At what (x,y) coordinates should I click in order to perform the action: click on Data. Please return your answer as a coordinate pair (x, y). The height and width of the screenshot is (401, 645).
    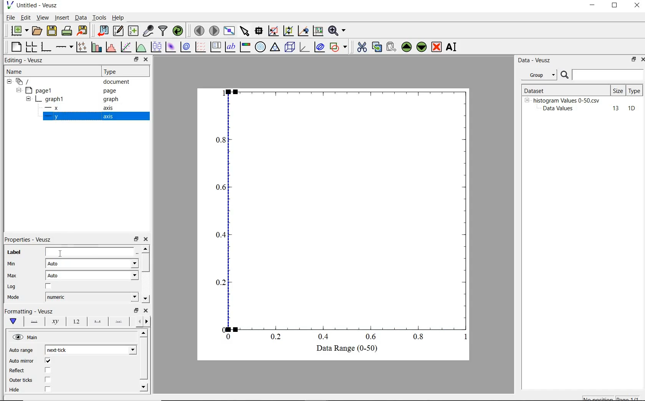
    Looking at the image, I should click on (81, 17).